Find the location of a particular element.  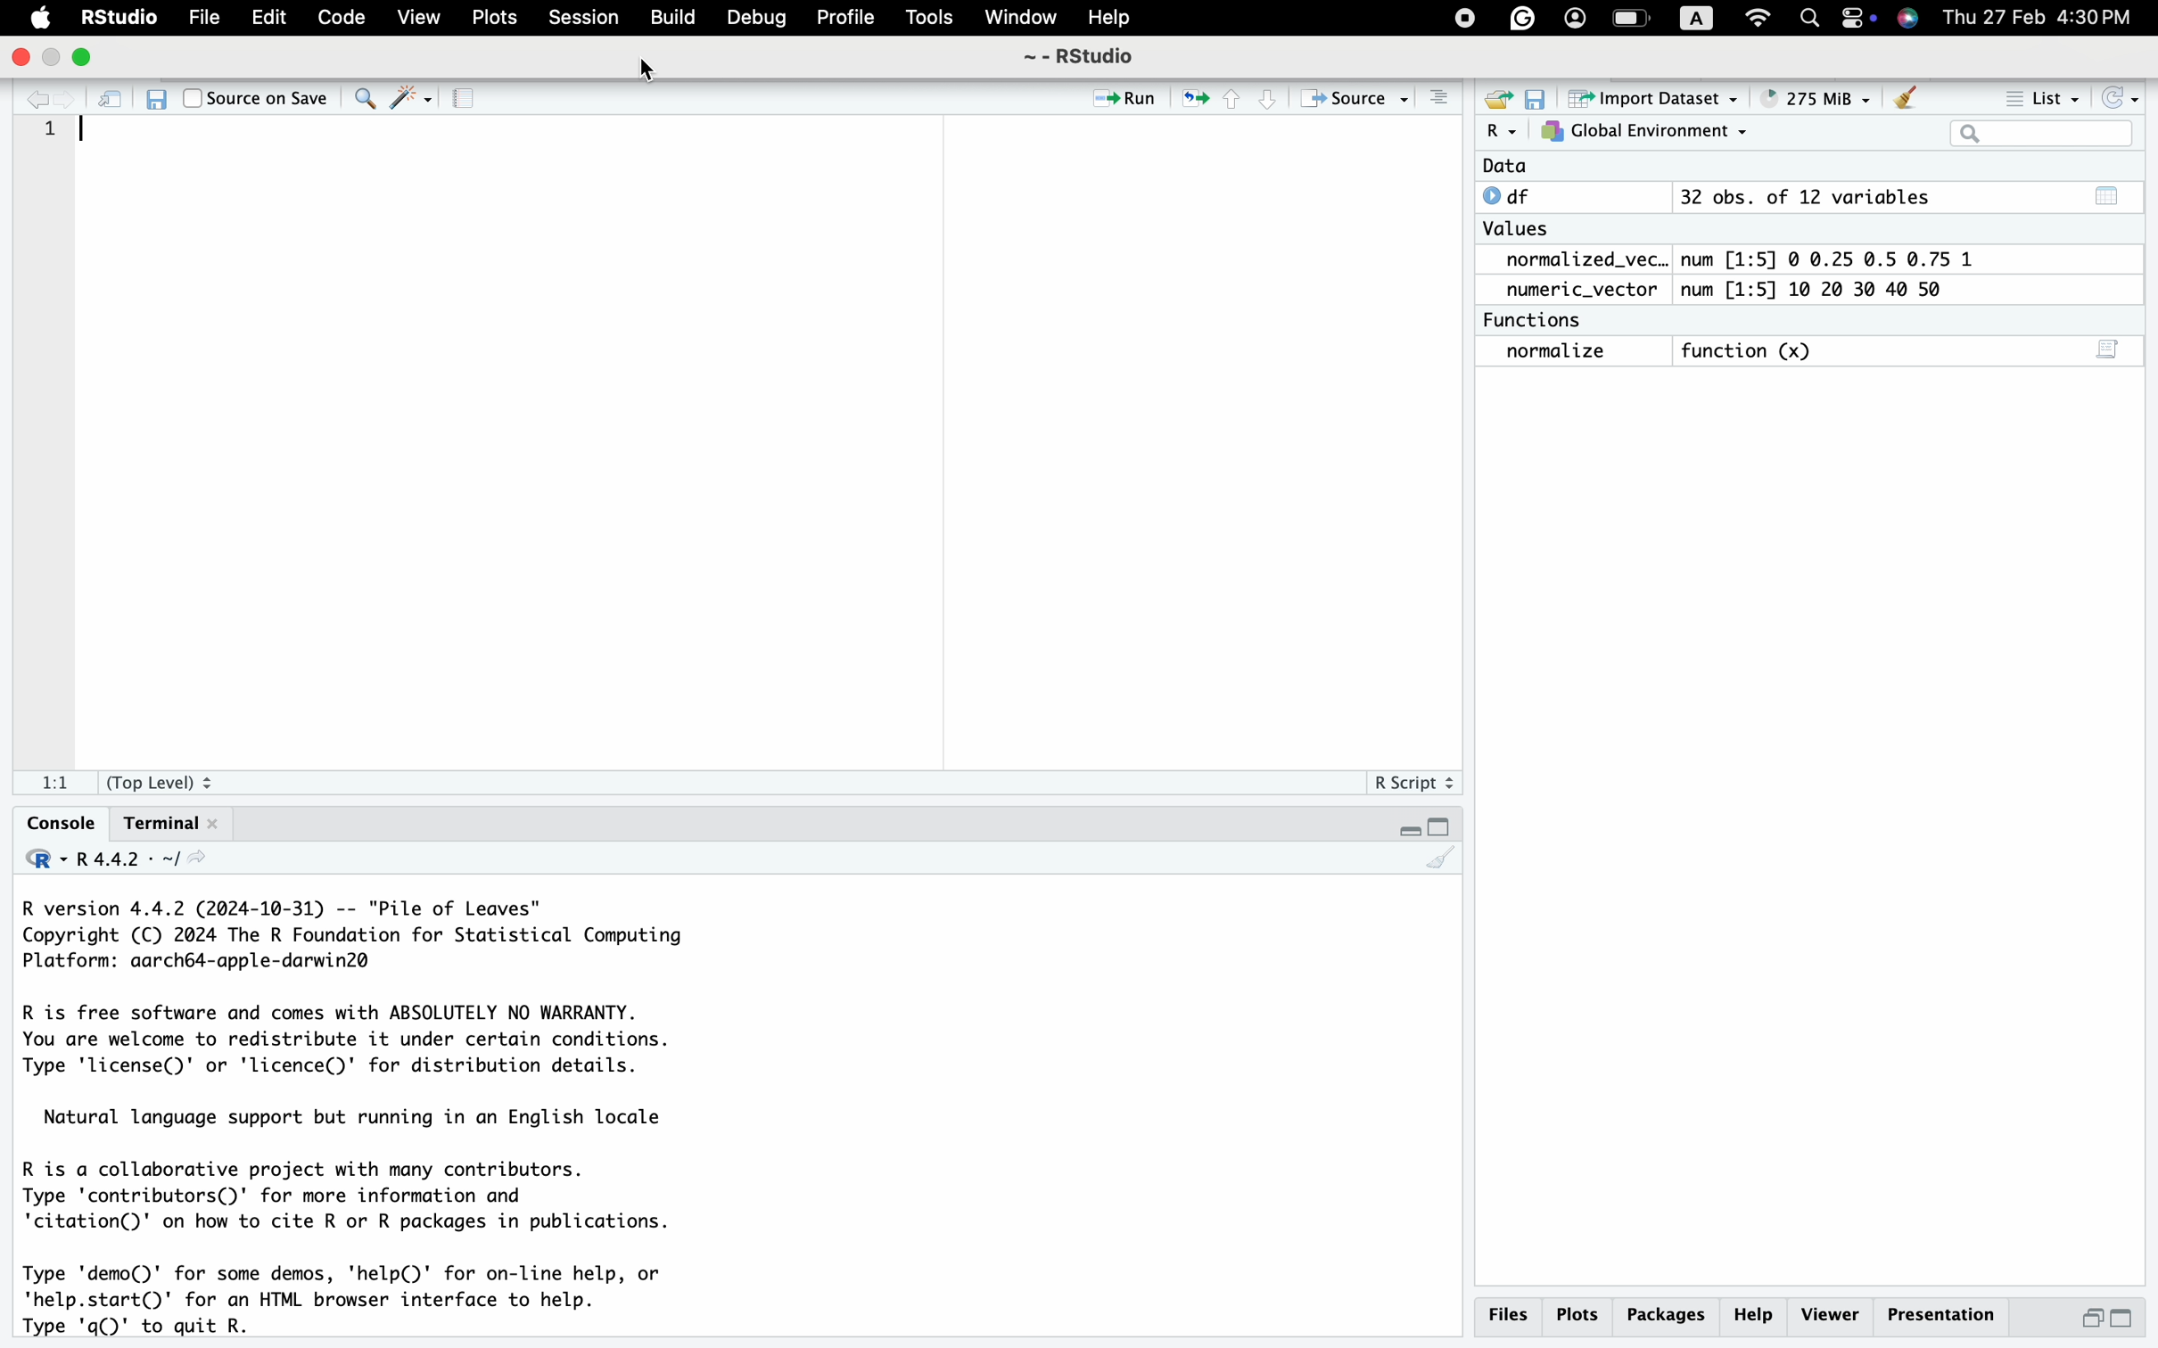

numeric_vector is located at coordinates (1577, 291).